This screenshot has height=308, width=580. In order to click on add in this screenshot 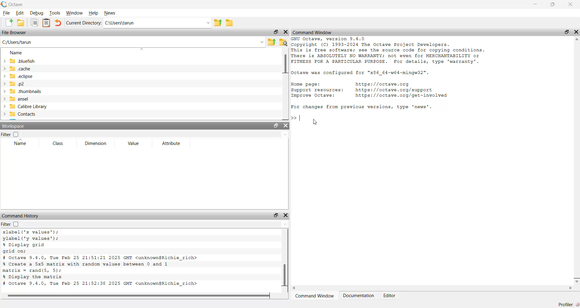, I will do `click(8, 23)`.